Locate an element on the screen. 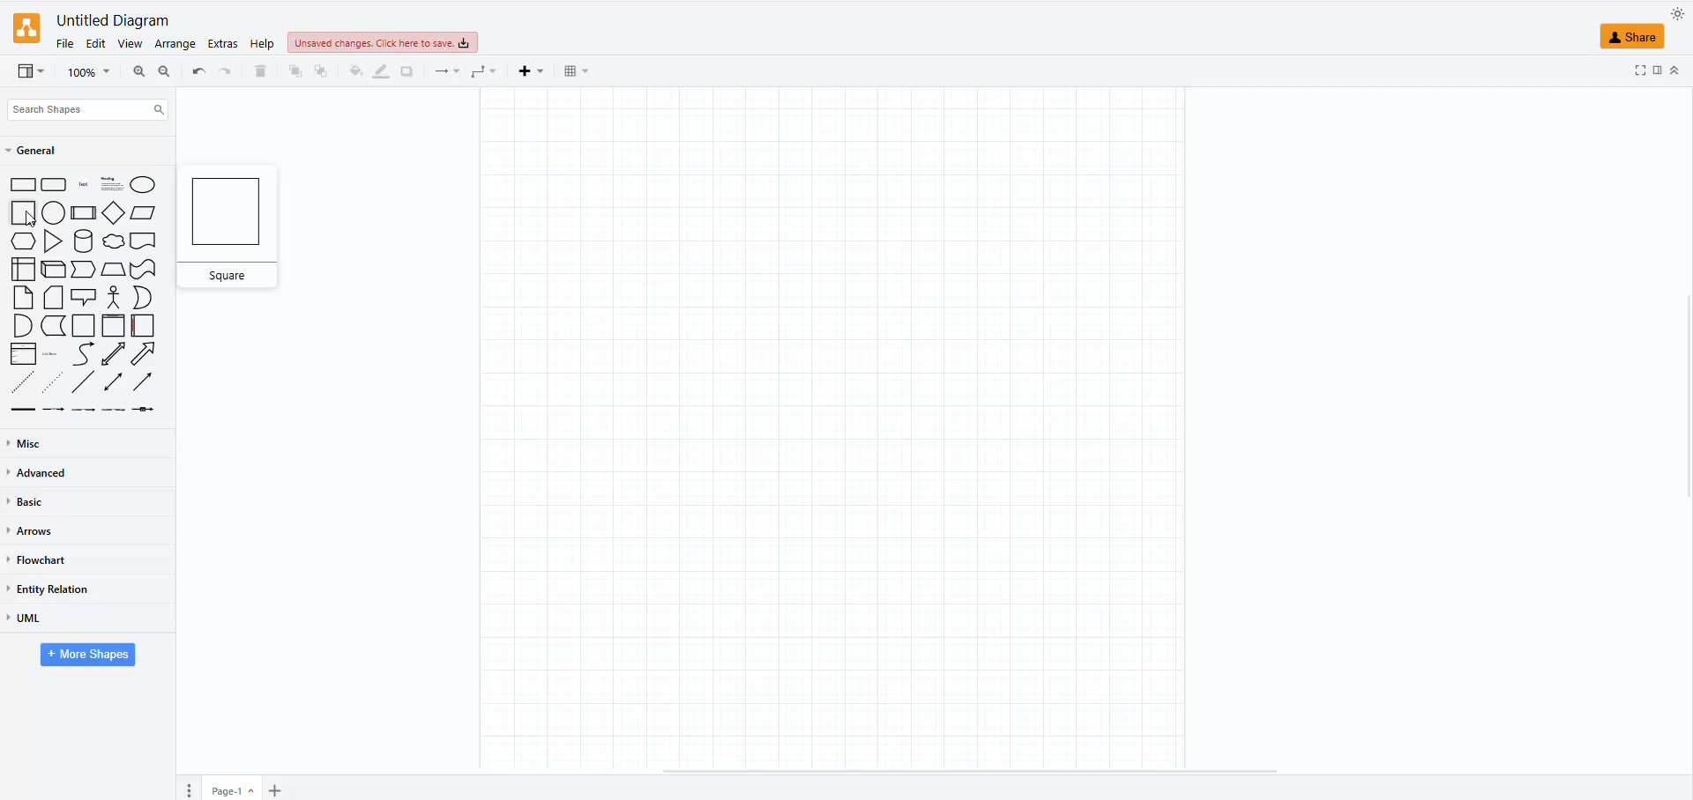  extras is located at coordinates (220, 43).